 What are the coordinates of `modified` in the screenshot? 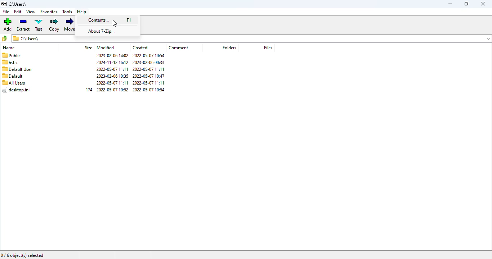 It's located at (106, 47).